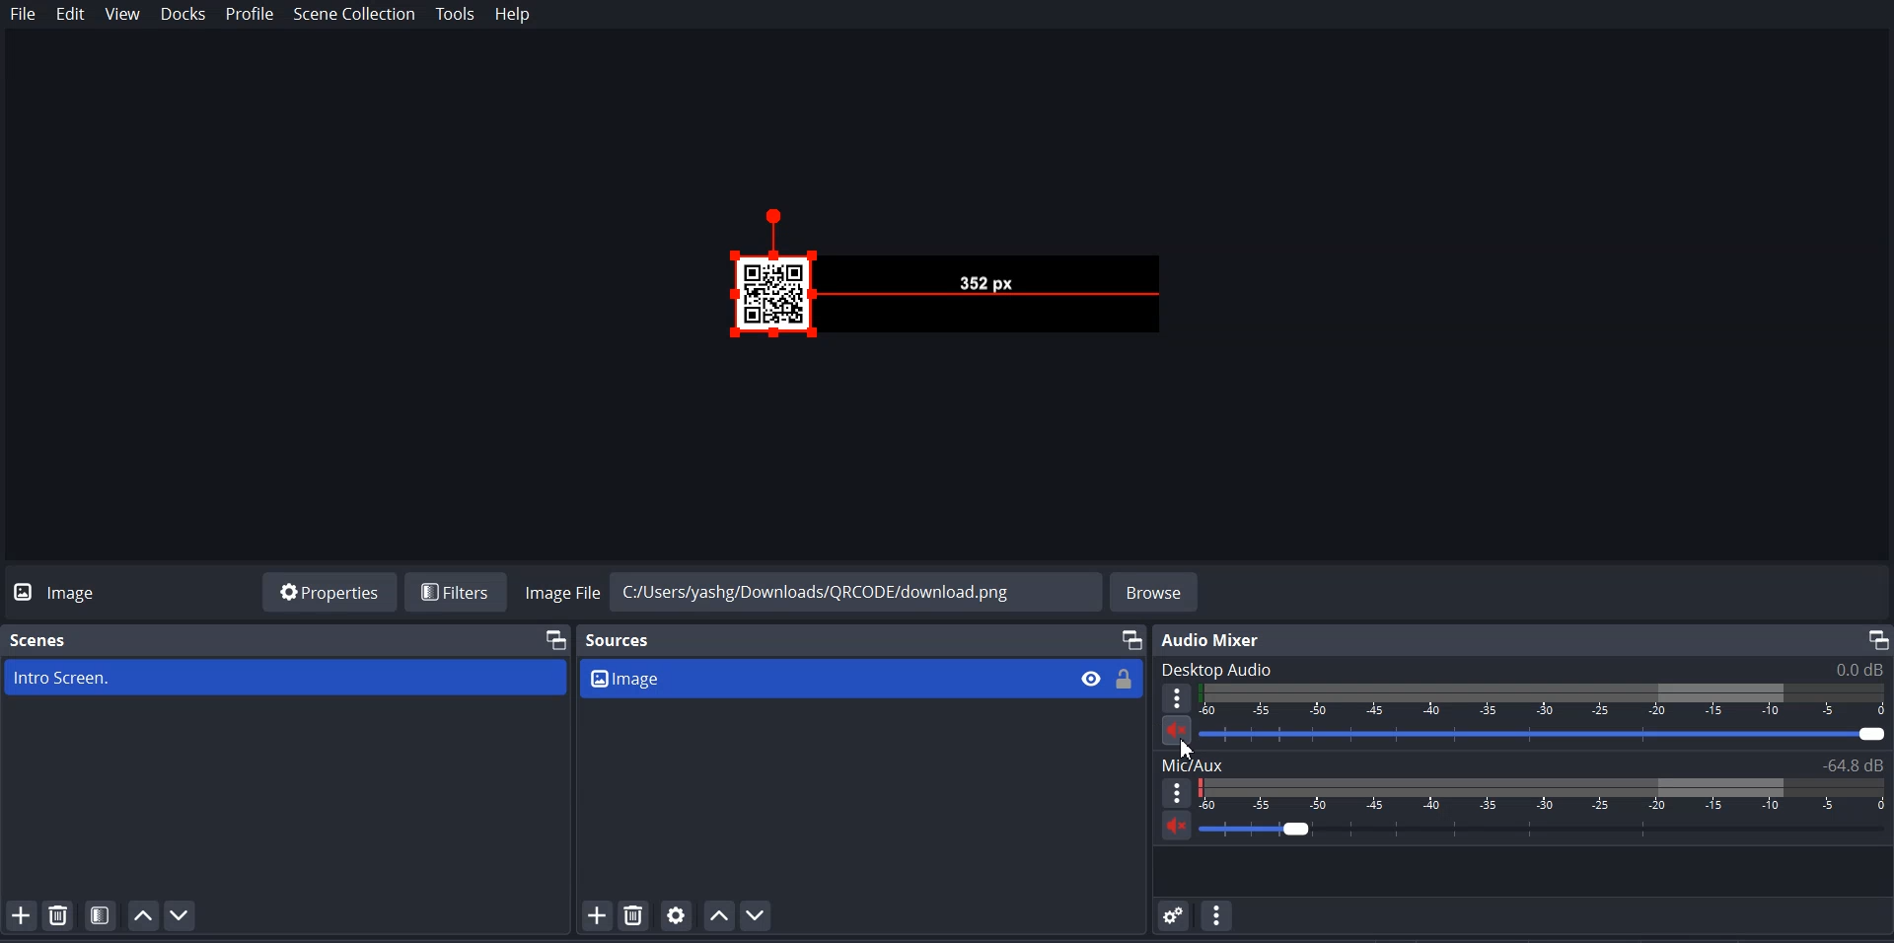 This screenshot has height=943, width=1894. I want to click on Eye, so click(1090, 678).